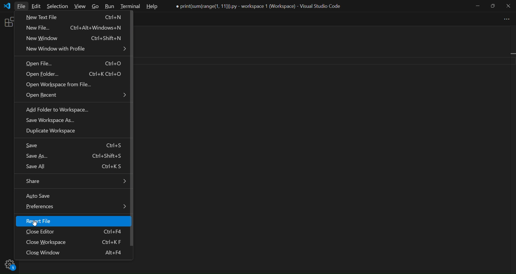  What do you see at coordinates (74, 242) in the screenshot?
I see `close workspace` at bounding box center [74, 242].